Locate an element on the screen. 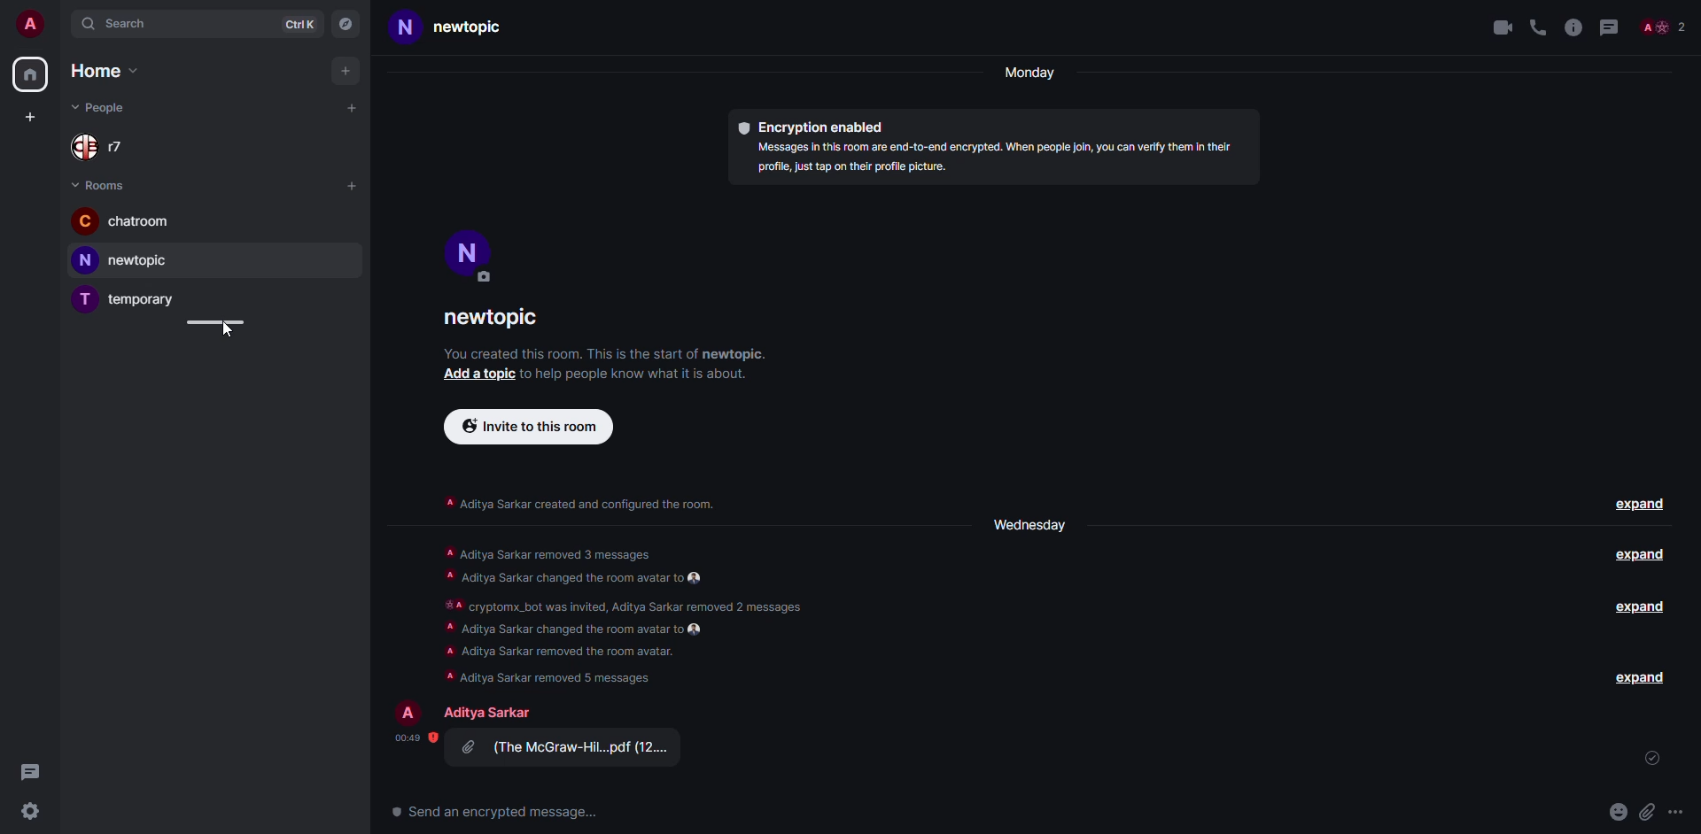 The image size is (1701, 834). add is located at coordinates (351, 110).